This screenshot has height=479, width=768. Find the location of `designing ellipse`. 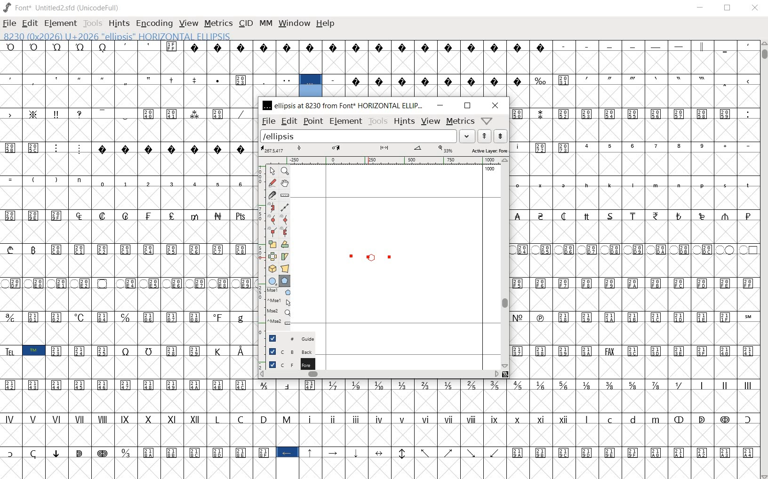

designing ellipse is located at coordinates (366, 259).